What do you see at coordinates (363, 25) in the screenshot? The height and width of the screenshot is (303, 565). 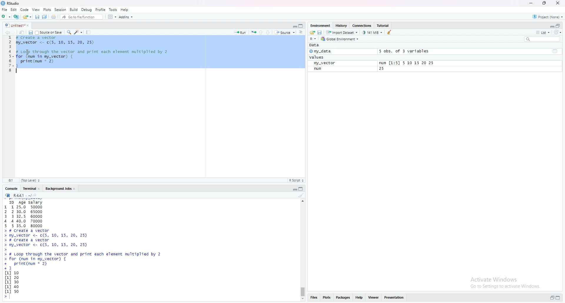 I see `Connections` at bounding box center [363, 25].